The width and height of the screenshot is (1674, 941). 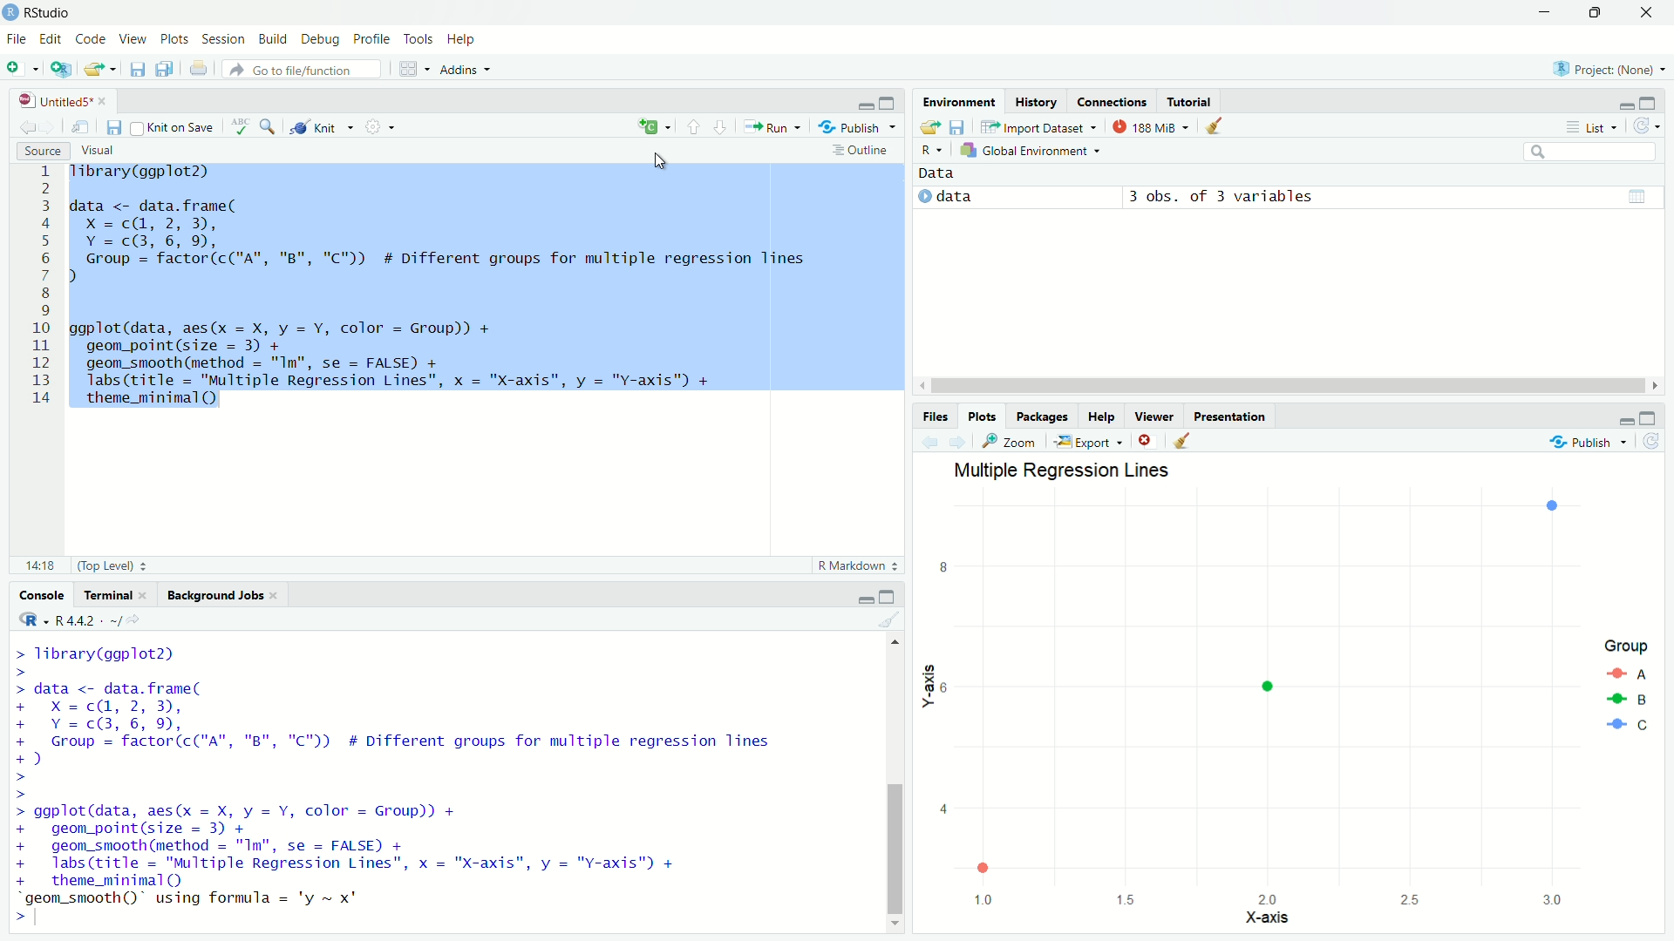 I want to click on Publish, so click(x=1589, y=443).